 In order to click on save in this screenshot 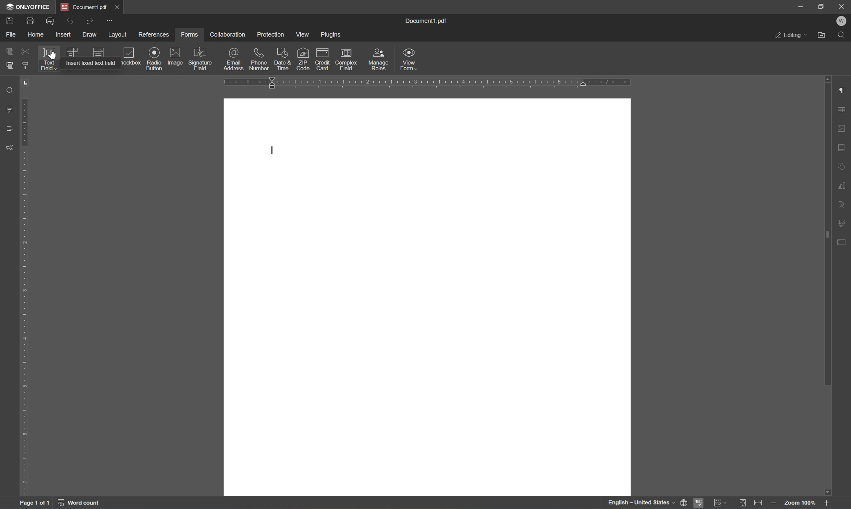, I will do `click(11, 22)`.